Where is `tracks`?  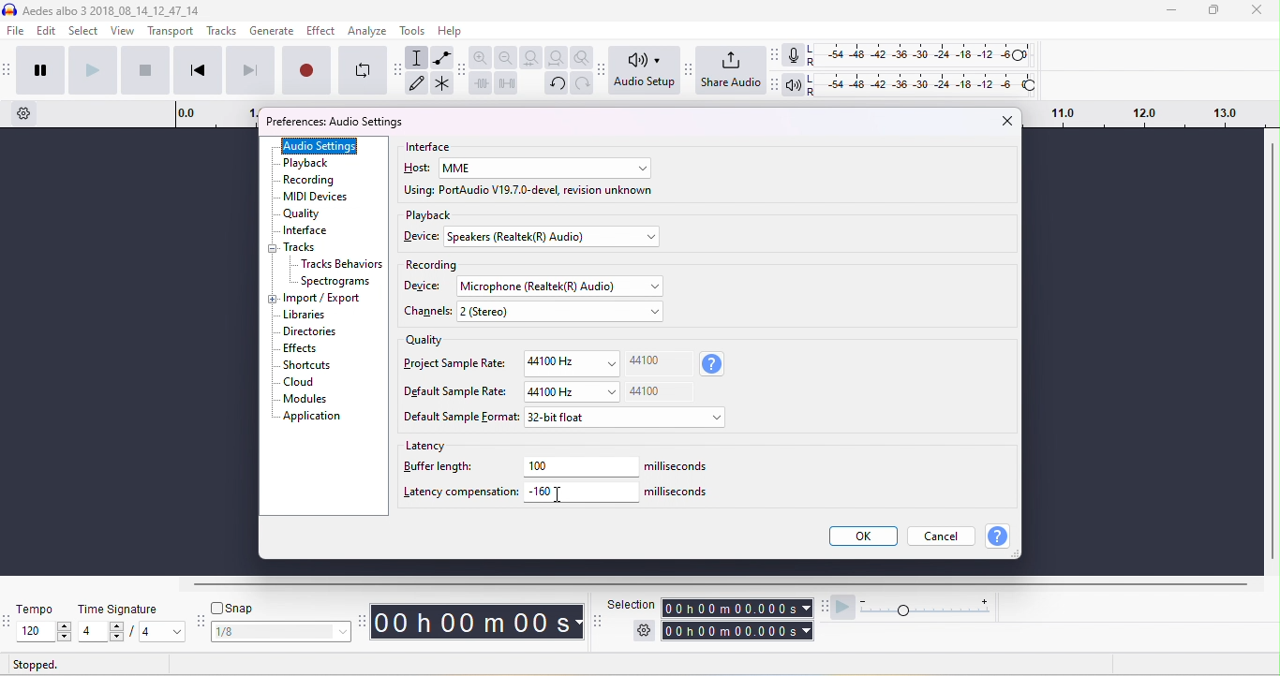 tracks is located at coordinates (221, 31).